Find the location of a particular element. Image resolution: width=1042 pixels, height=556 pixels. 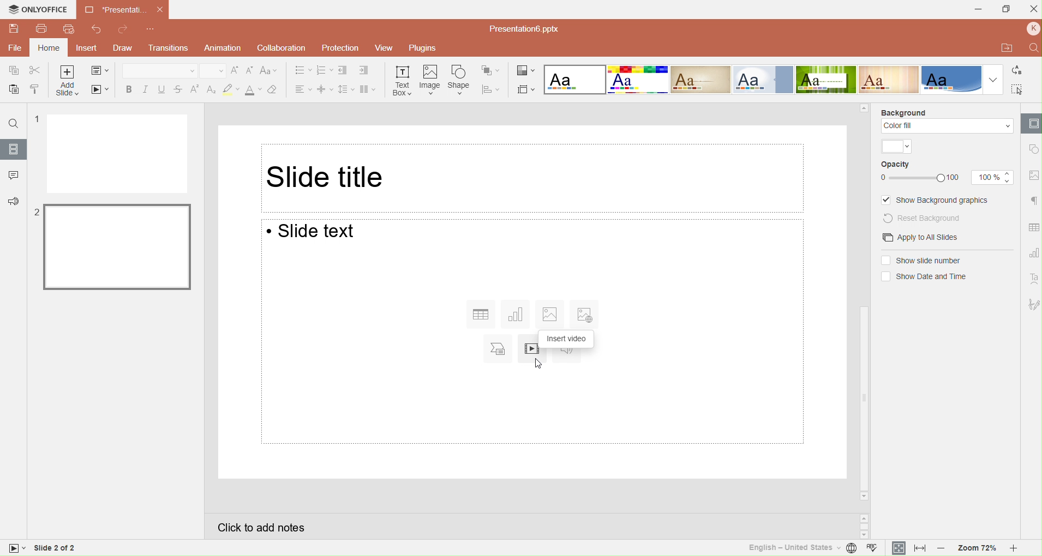

Profile name is located at coordinates (1032, 29).